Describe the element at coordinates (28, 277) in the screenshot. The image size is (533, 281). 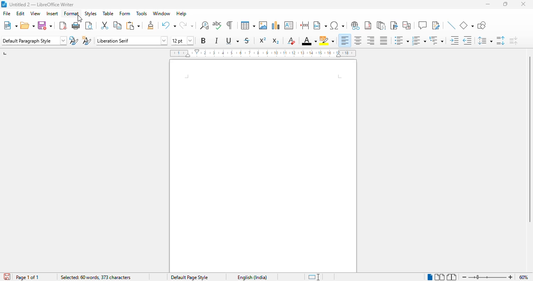
I see `page 1 of 1` at that location.